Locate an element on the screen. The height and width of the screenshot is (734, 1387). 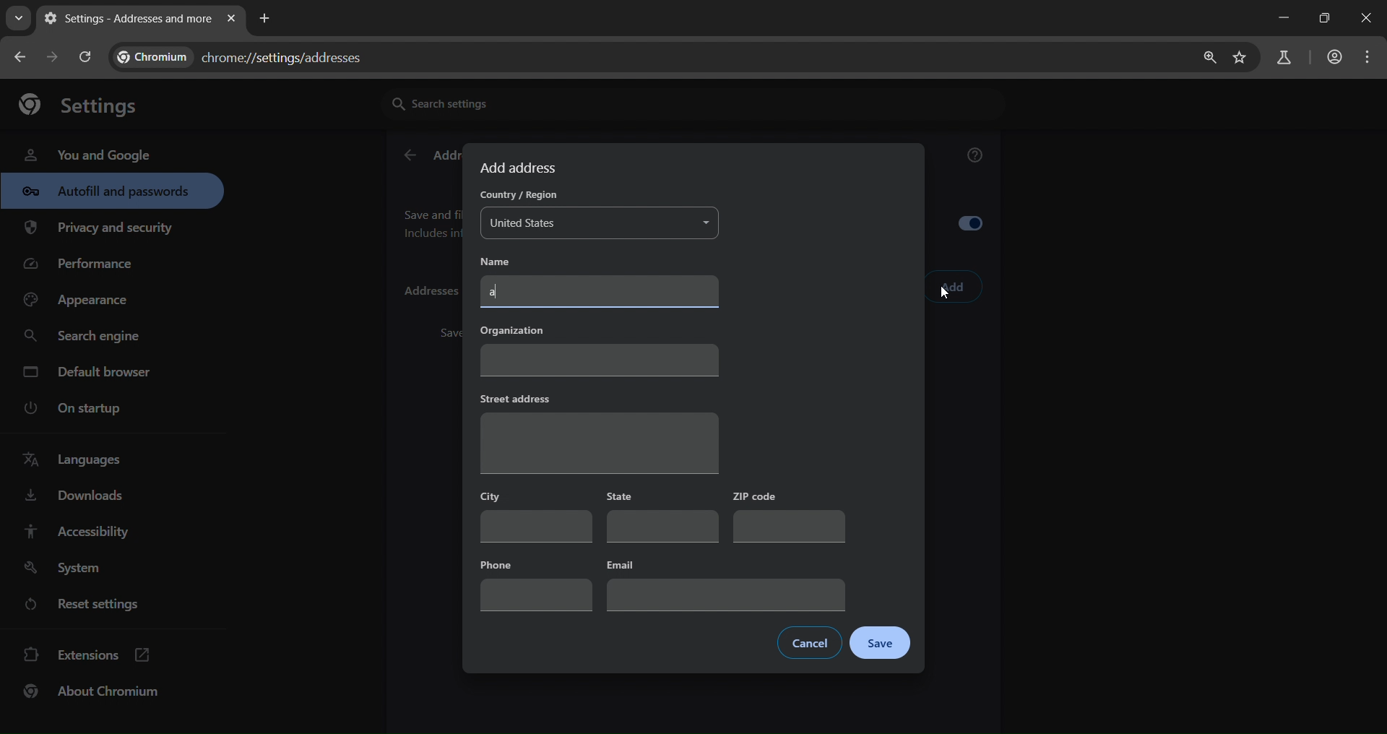
menu is located at coordinates (1371, 57).